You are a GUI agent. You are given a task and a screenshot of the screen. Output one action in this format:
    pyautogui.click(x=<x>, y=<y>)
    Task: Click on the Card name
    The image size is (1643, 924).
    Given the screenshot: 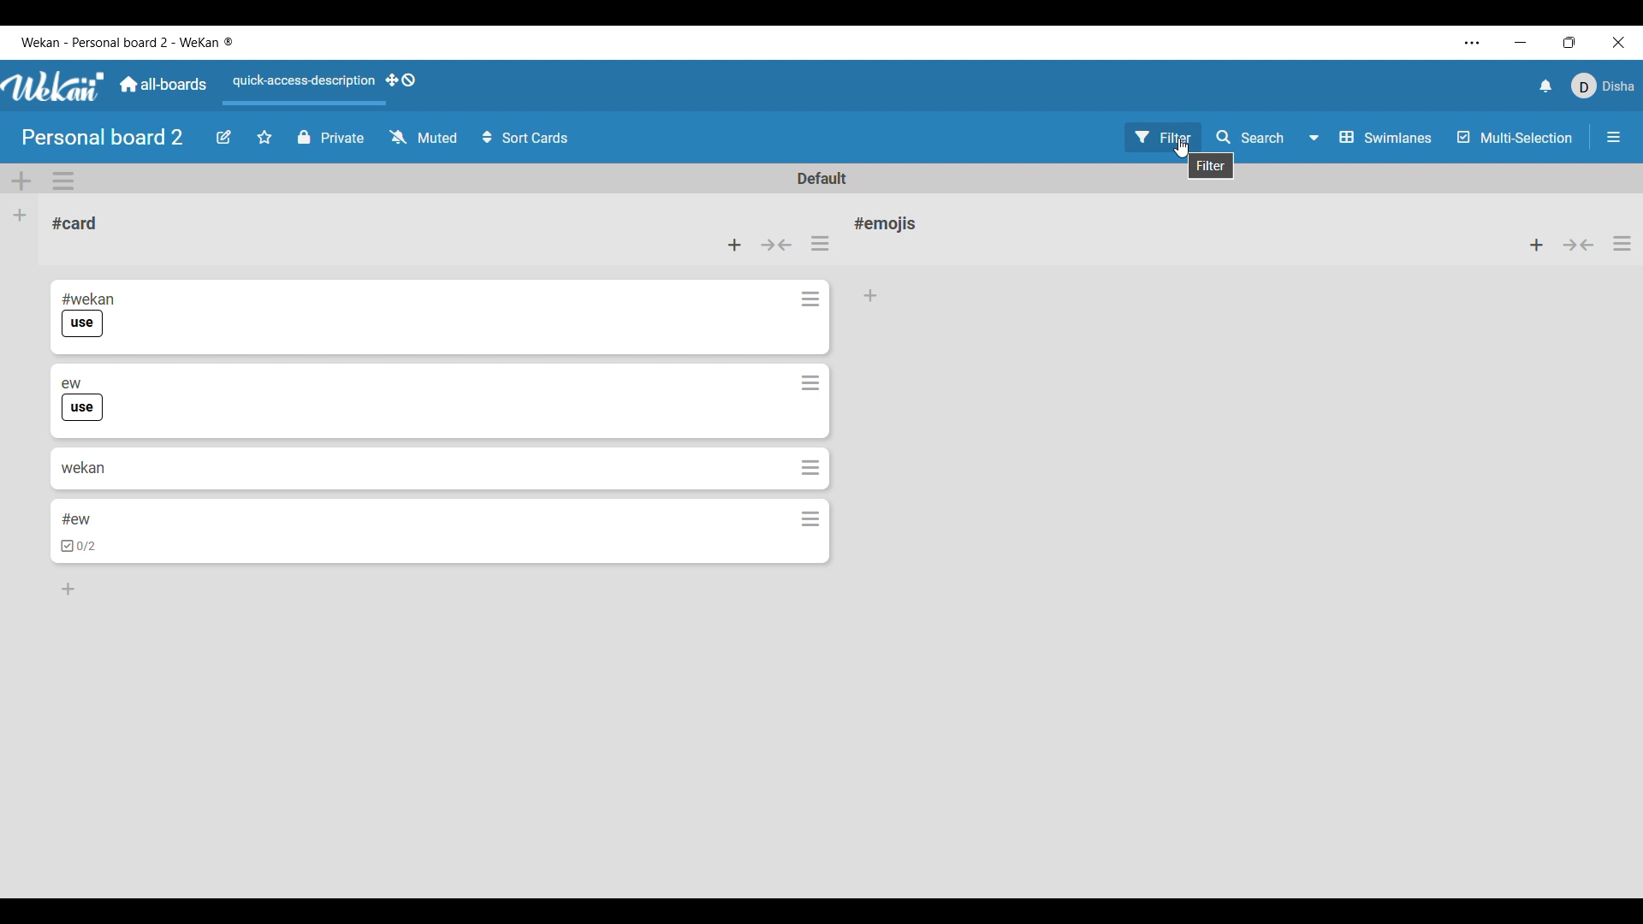 What is the action you would take?
    pyautogui.click(x=889, y=223)
    